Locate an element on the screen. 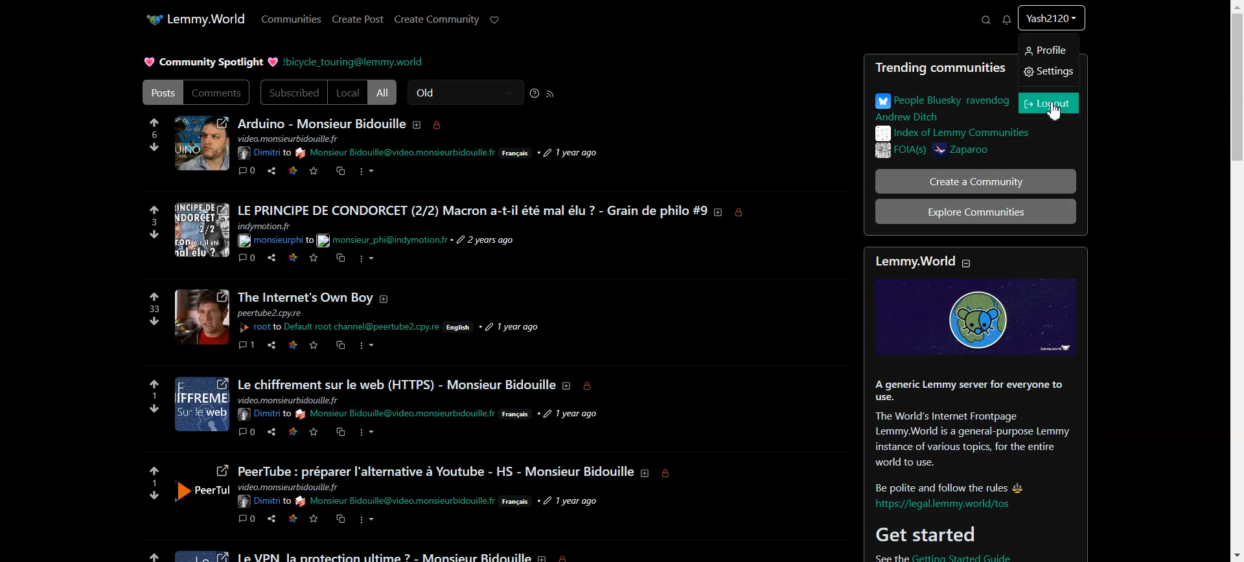  link is located at coordinates (293, 260).